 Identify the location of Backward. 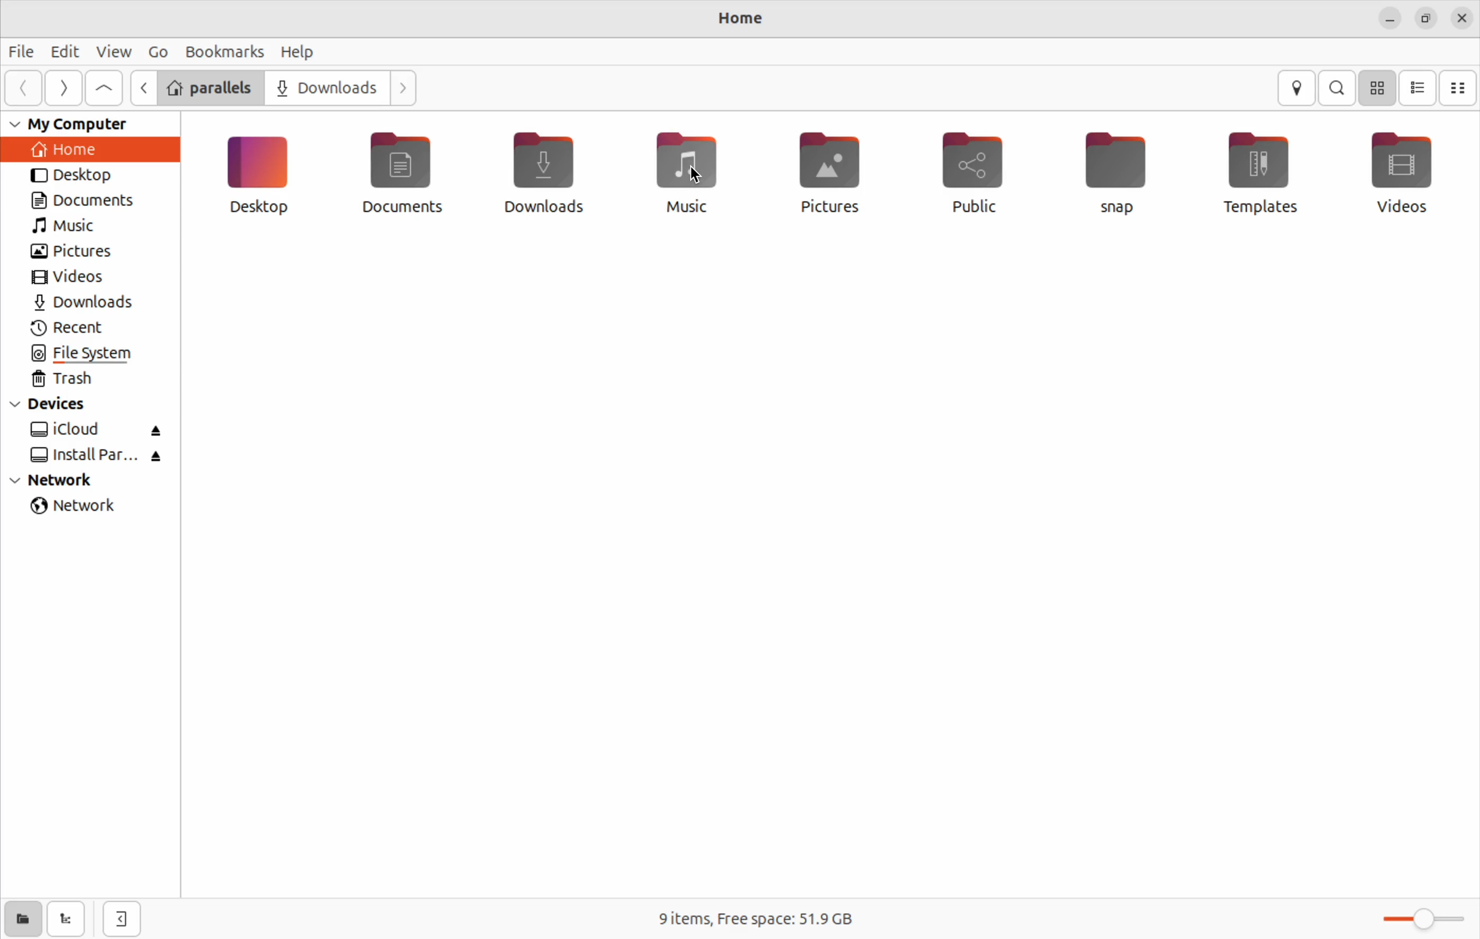
(141, 87).